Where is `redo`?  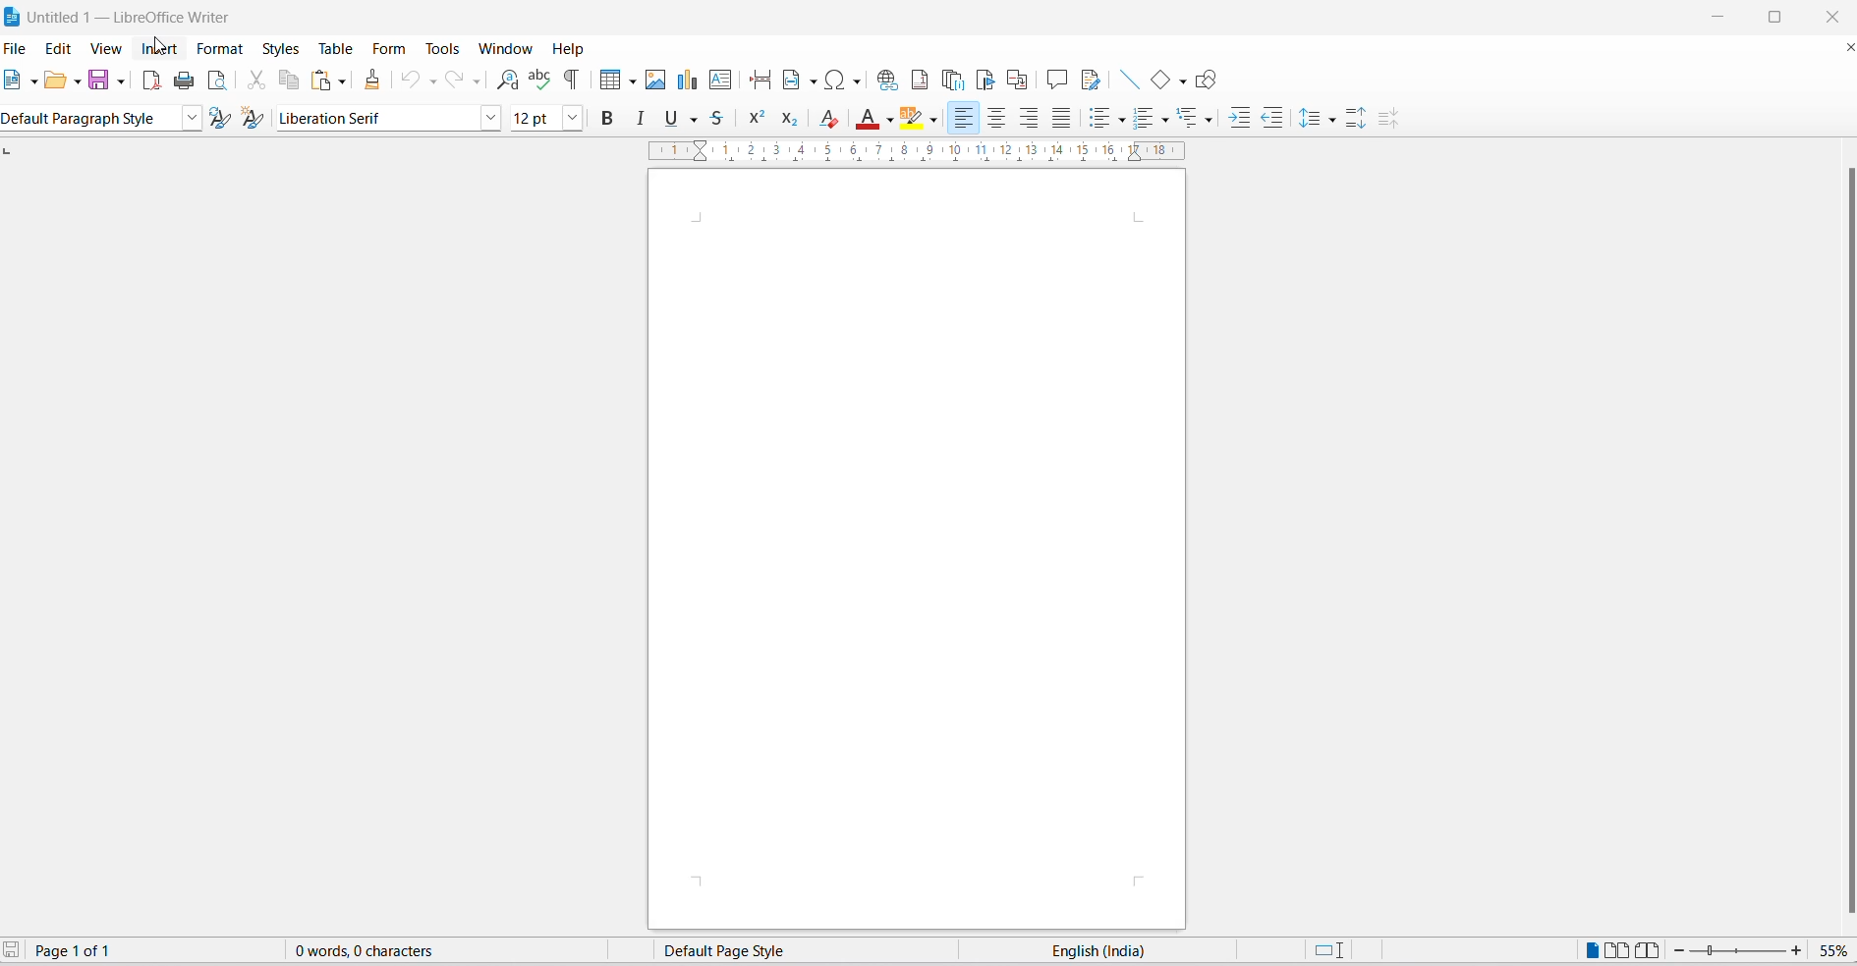
redo is located at coordinates (453, 82).